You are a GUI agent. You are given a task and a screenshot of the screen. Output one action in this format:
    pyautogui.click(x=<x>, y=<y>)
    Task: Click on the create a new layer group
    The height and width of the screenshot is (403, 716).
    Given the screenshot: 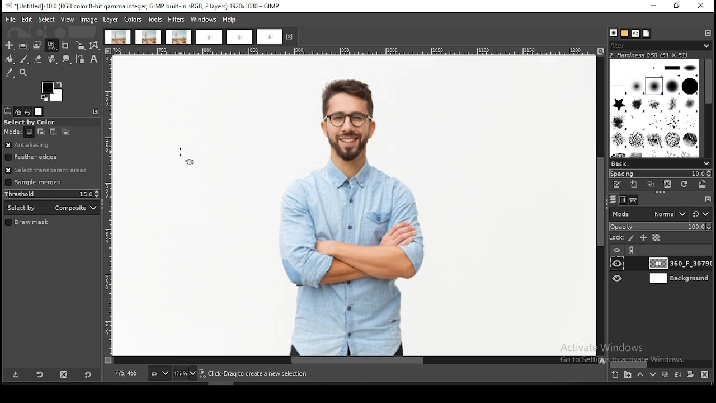 What is the action you would take?
    pyautogui.click(x=627, y=374)
    